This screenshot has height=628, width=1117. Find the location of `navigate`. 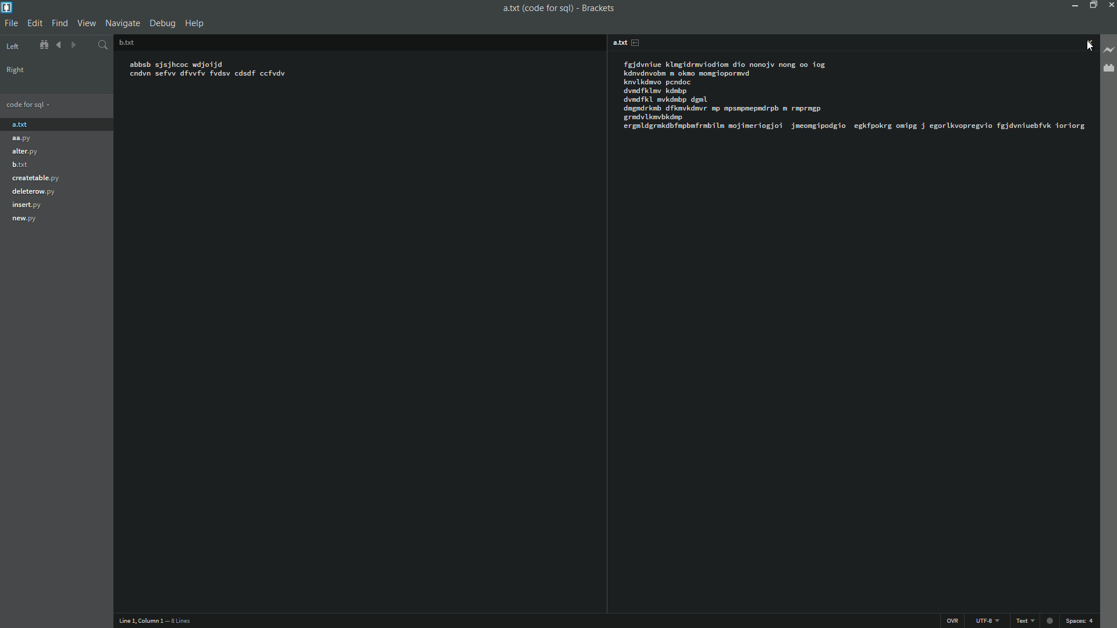

navigate is located at coordinates (122, 23).